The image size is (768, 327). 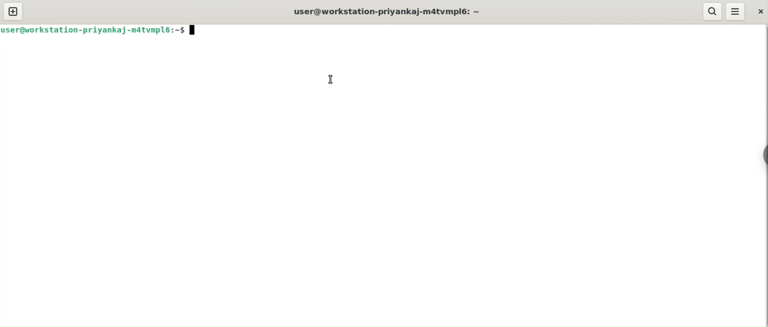 I want to click on user@workstation-priyankaj-m4tvmlp6:~$, so click(x=92, y=32).